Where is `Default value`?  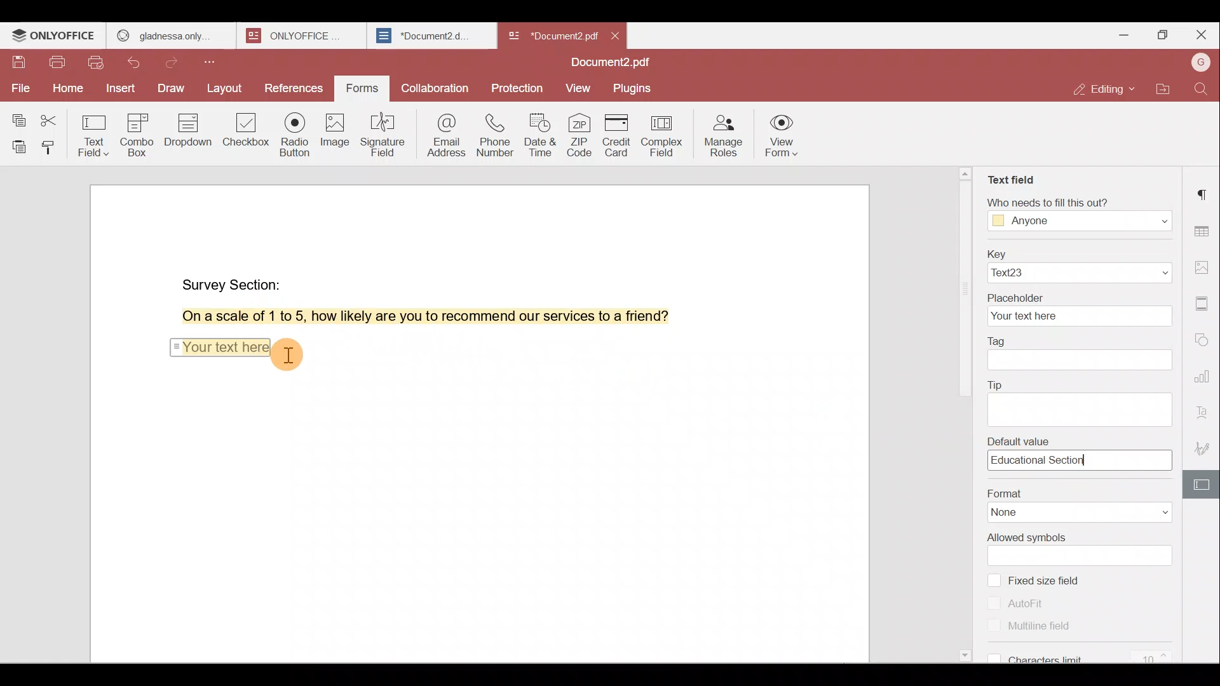 Default value is located at coordinates (1084, 453).